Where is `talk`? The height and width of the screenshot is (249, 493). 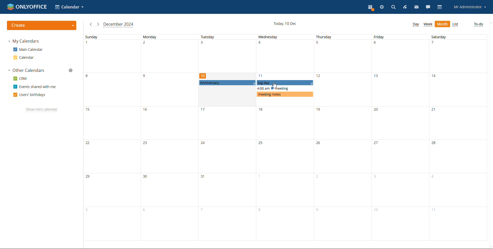 talk is located at coordinates (428, 7).